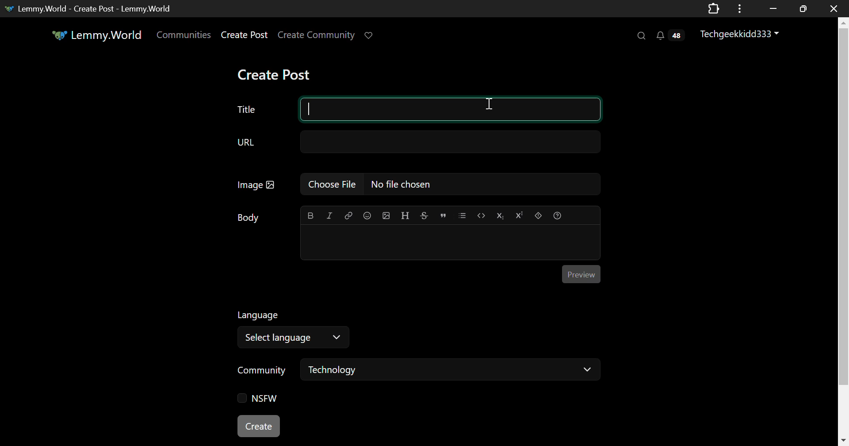 Image resolution: width=849 pixels, height=446 pixels. What do you see at coordinates (367, 215) in the screenshot?
I see `emoji` at bounding box center [367, 215].